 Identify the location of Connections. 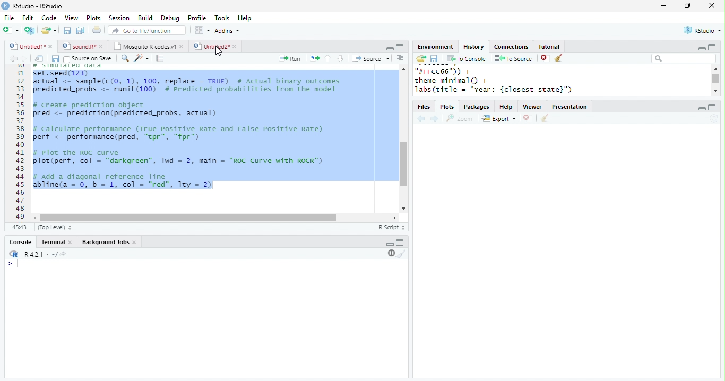
(511, 47).